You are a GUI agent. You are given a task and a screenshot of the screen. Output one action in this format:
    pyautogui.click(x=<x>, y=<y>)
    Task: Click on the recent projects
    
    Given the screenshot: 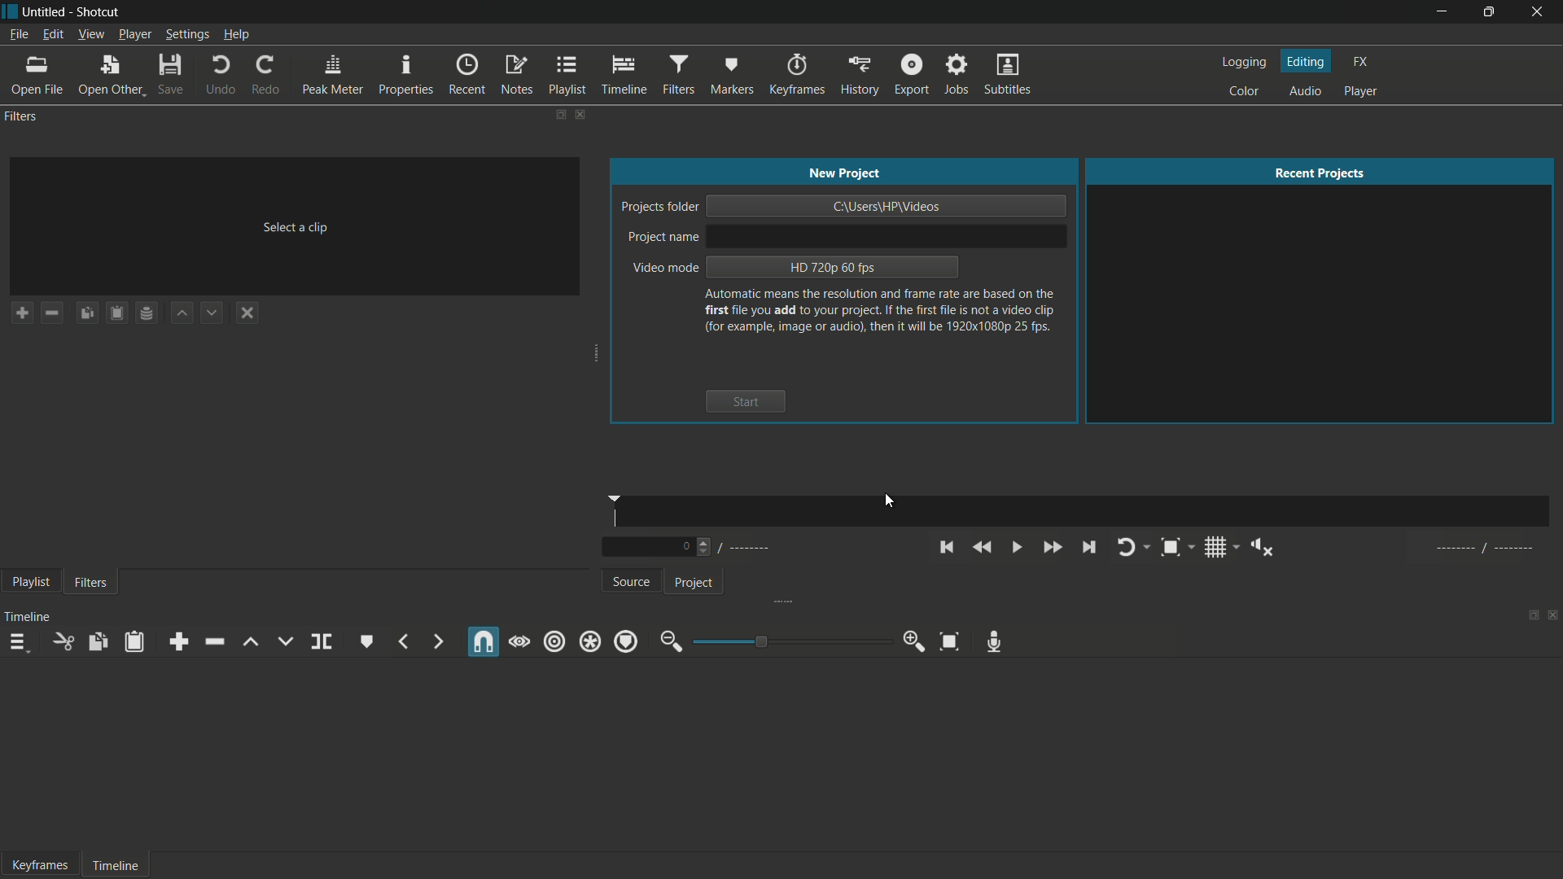 What is the action you would take?
    pyautogui.click(x=1322, y=173)
    